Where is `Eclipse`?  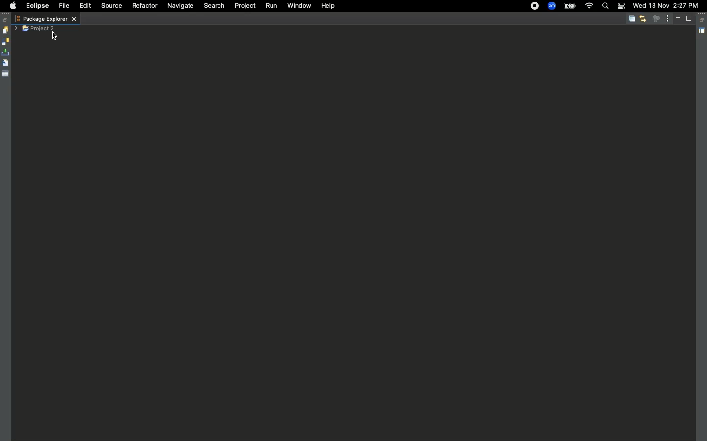
Eclipse is located at coordinates (37, 6).